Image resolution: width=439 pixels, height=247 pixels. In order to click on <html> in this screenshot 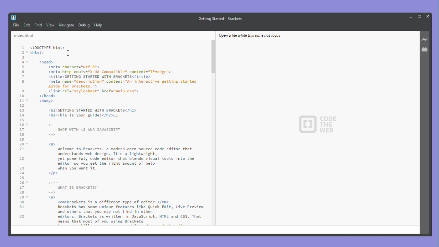, I will do `click(39, 53)`.